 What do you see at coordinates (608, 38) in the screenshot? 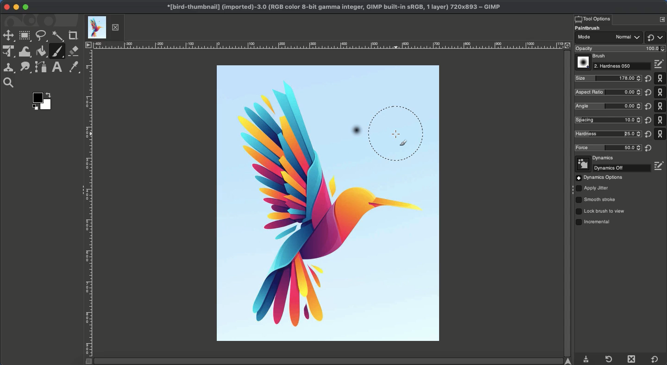
I see `Mode` at bounding box center [608, 38].